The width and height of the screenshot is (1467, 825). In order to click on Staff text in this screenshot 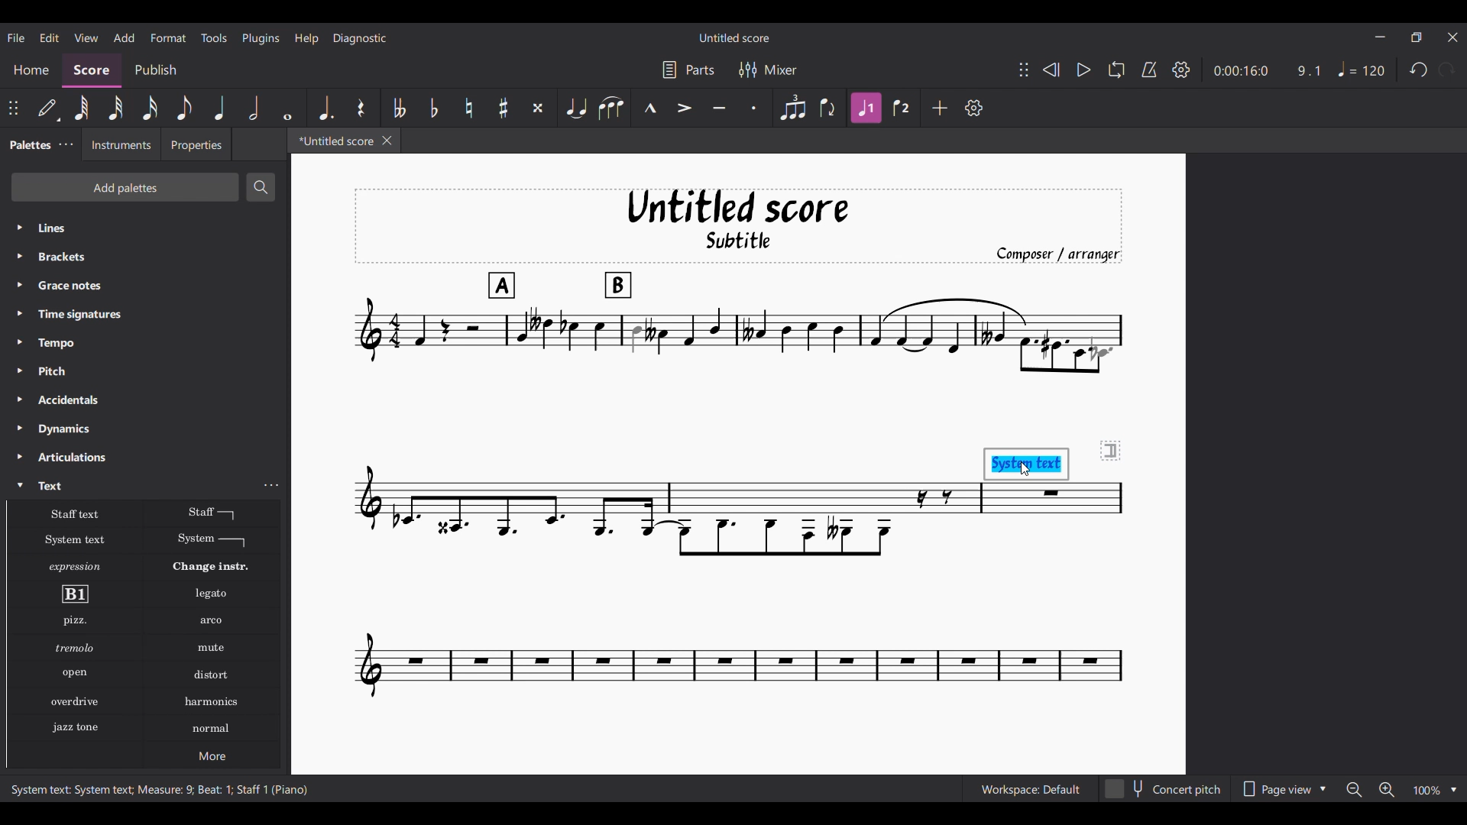, I will do `click(76, 513)`.